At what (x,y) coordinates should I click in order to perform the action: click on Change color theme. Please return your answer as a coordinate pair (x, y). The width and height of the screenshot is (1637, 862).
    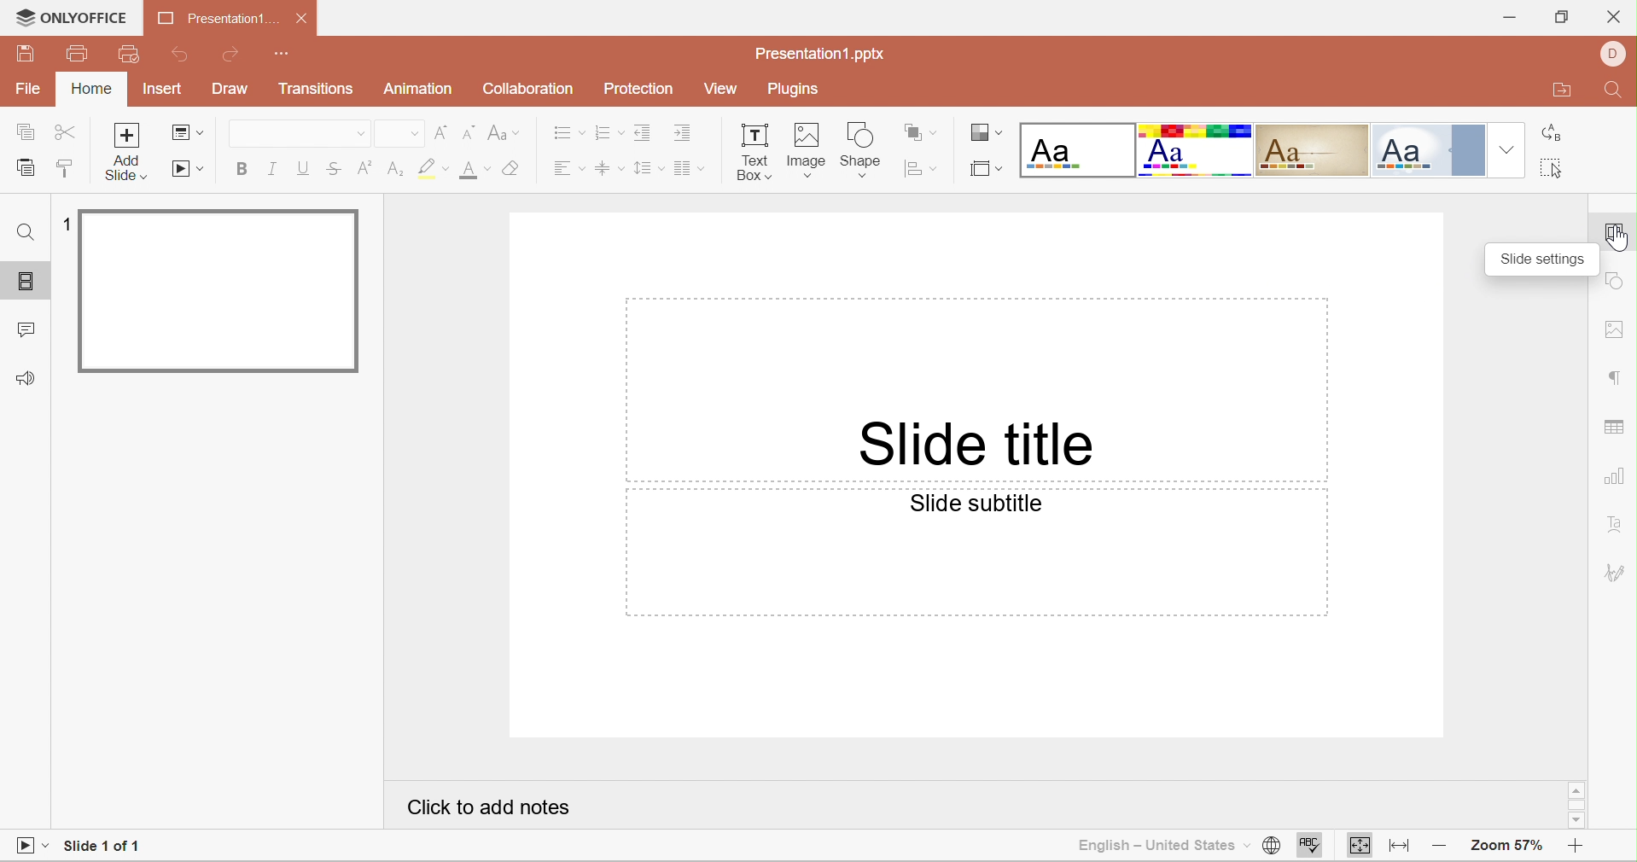
    Looking at the image, I should click on (986, 132).